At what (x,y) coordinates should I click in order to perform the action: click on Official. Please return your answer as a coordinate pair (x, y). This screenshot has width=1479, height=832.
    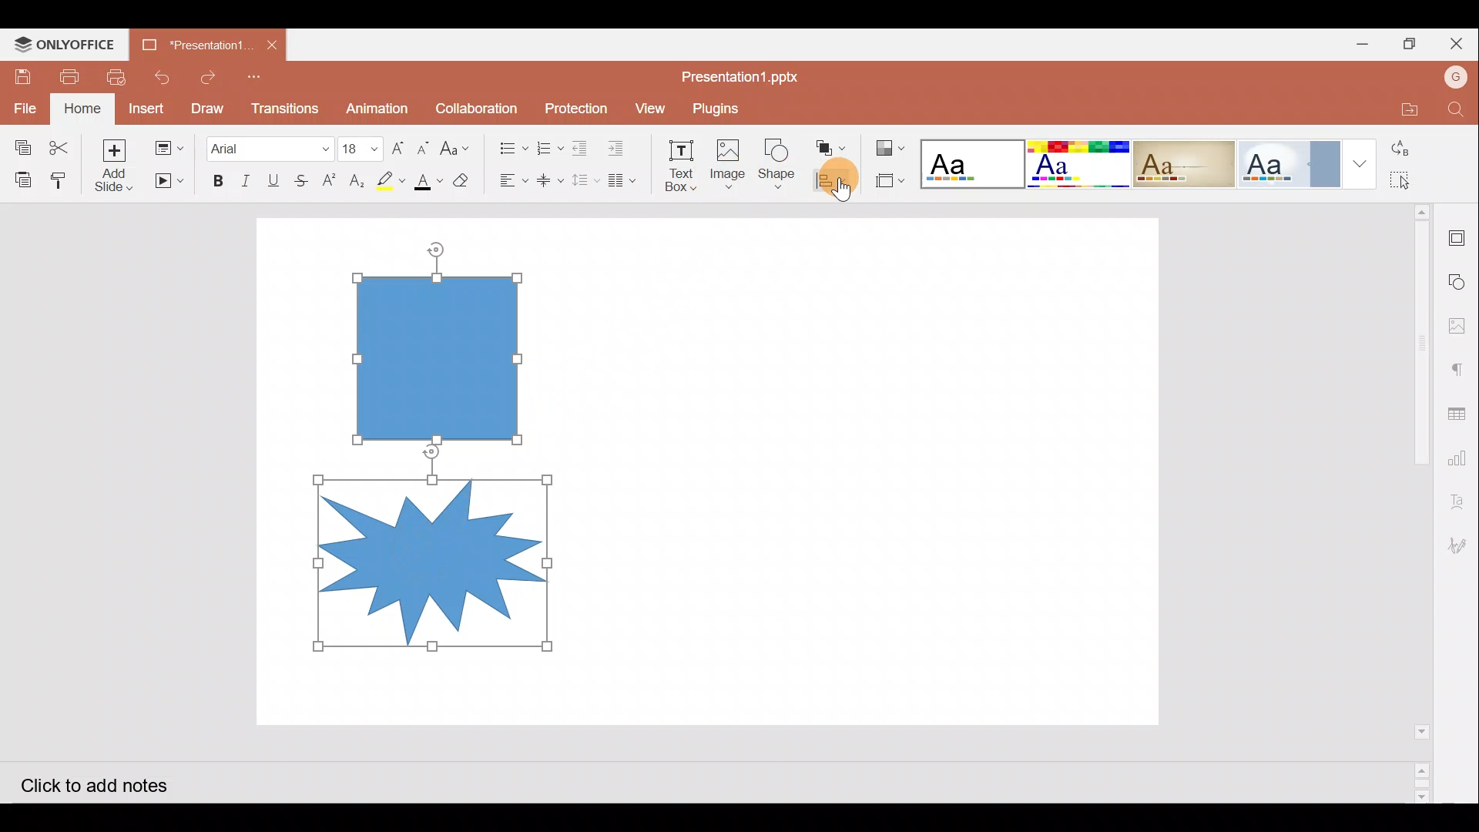
    Looking at the image, I should click on (1293, 163).